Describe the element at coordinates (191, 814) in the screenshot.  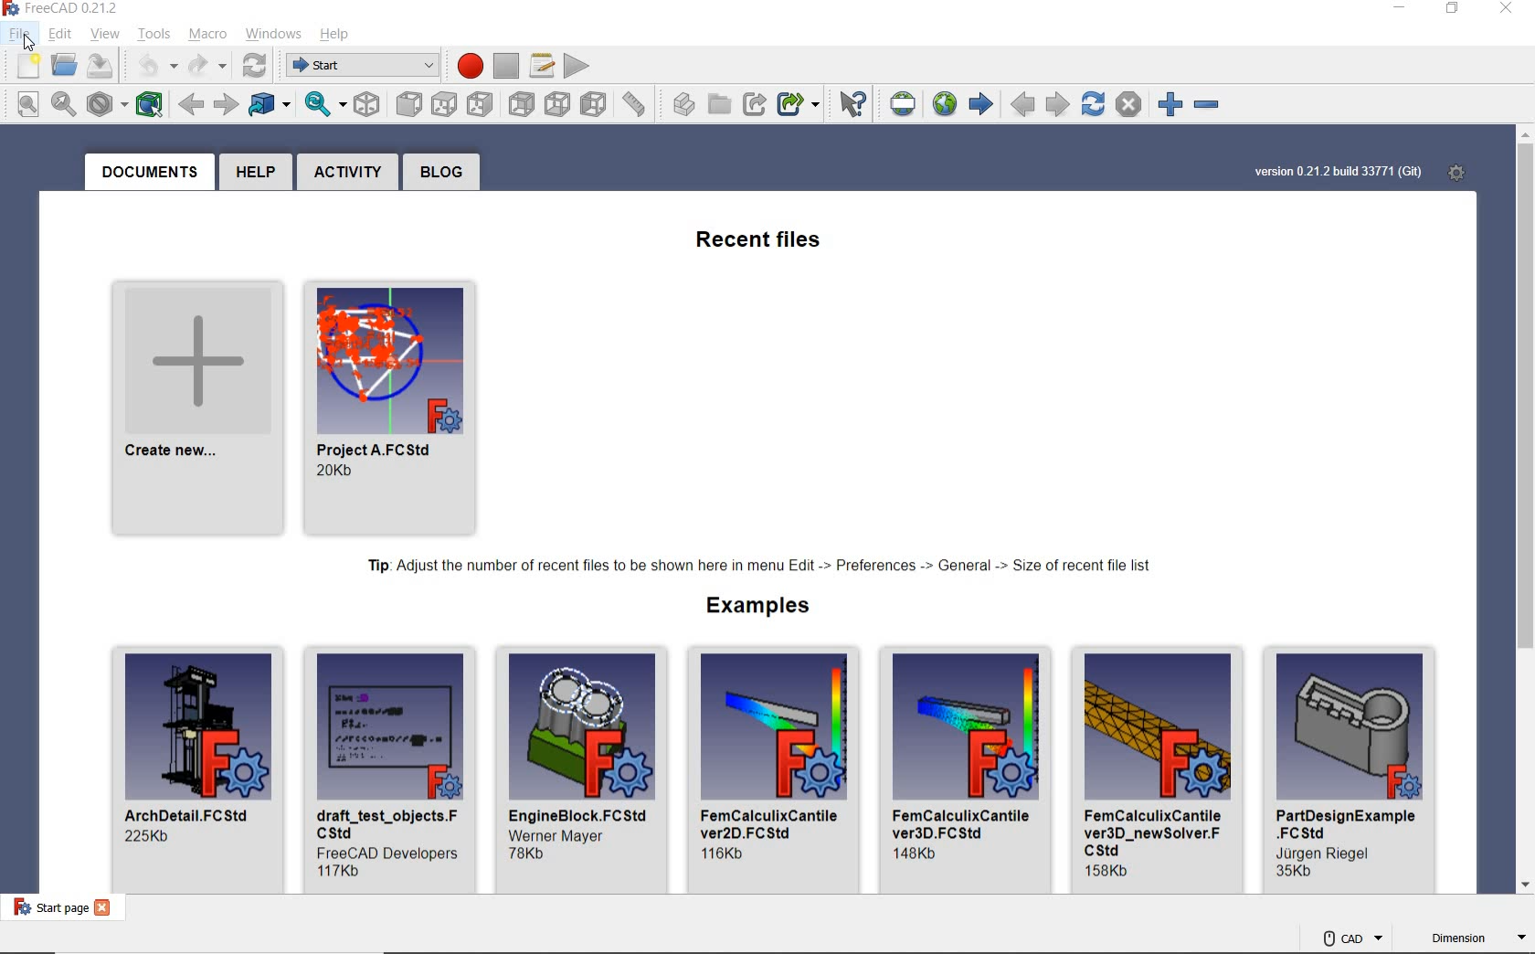
I see `name` at that location.